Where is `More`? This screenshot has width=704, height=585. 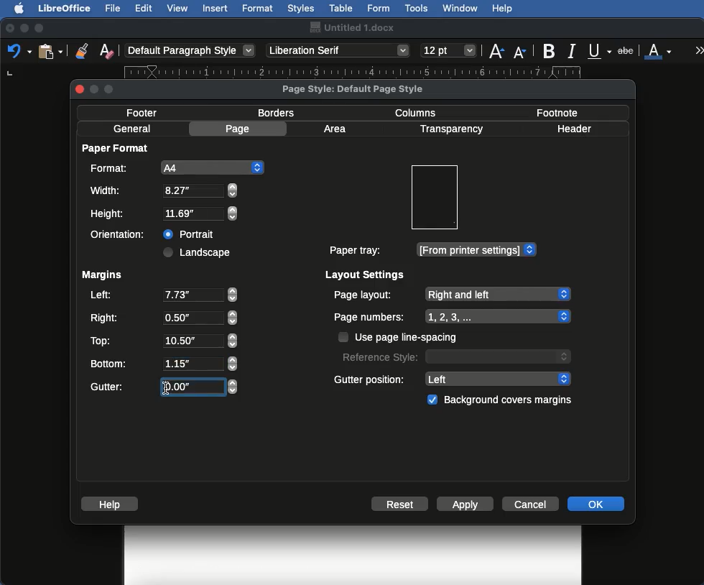 More is located at coordinates (700, 50).